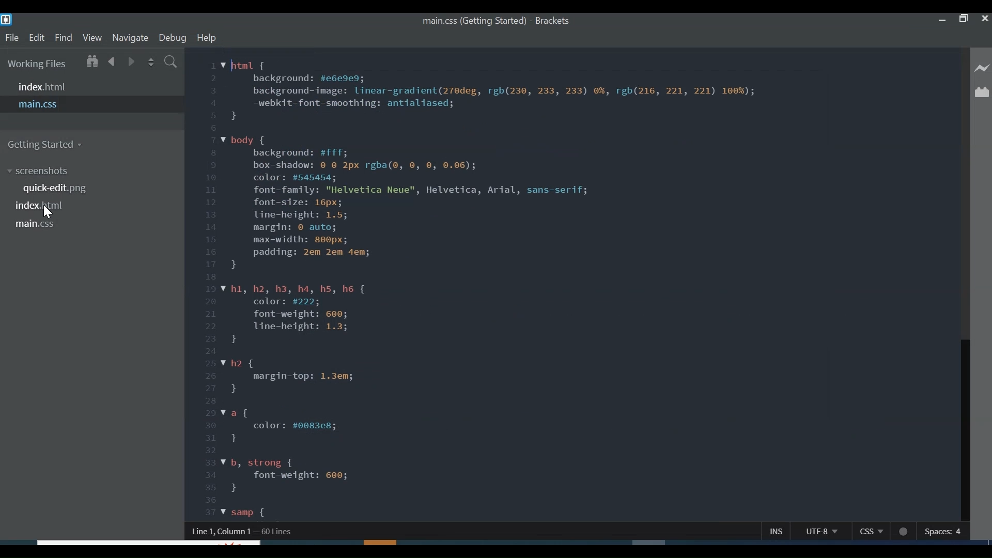  I want to click on Live Preview , so click(981, 69).